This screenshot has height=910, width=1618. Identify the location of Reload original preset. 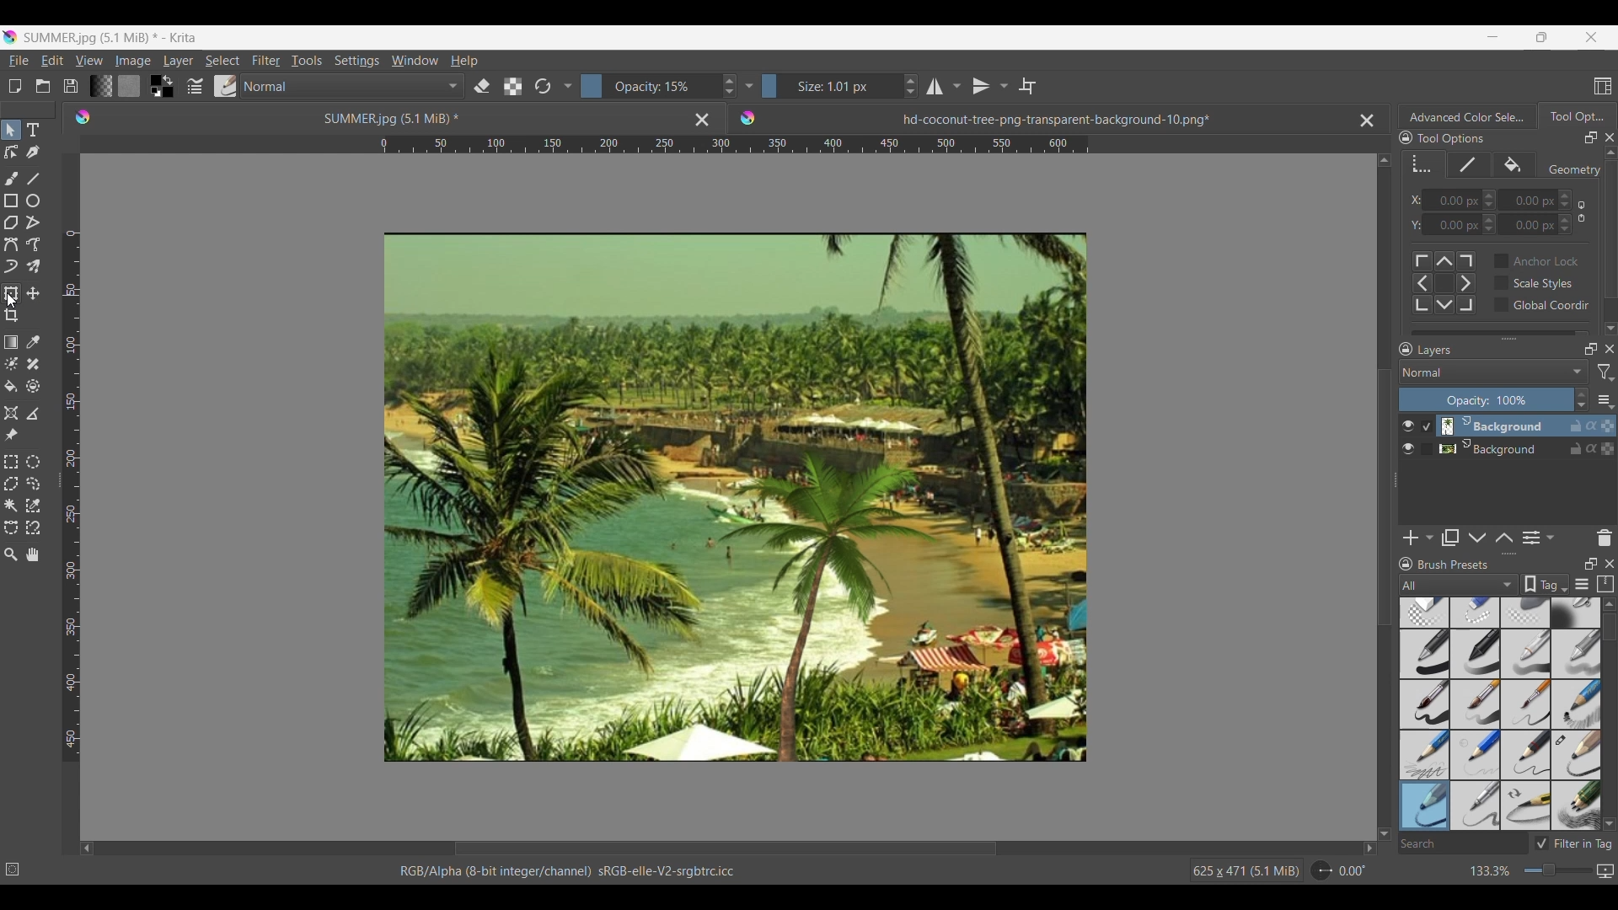
(542, 86).